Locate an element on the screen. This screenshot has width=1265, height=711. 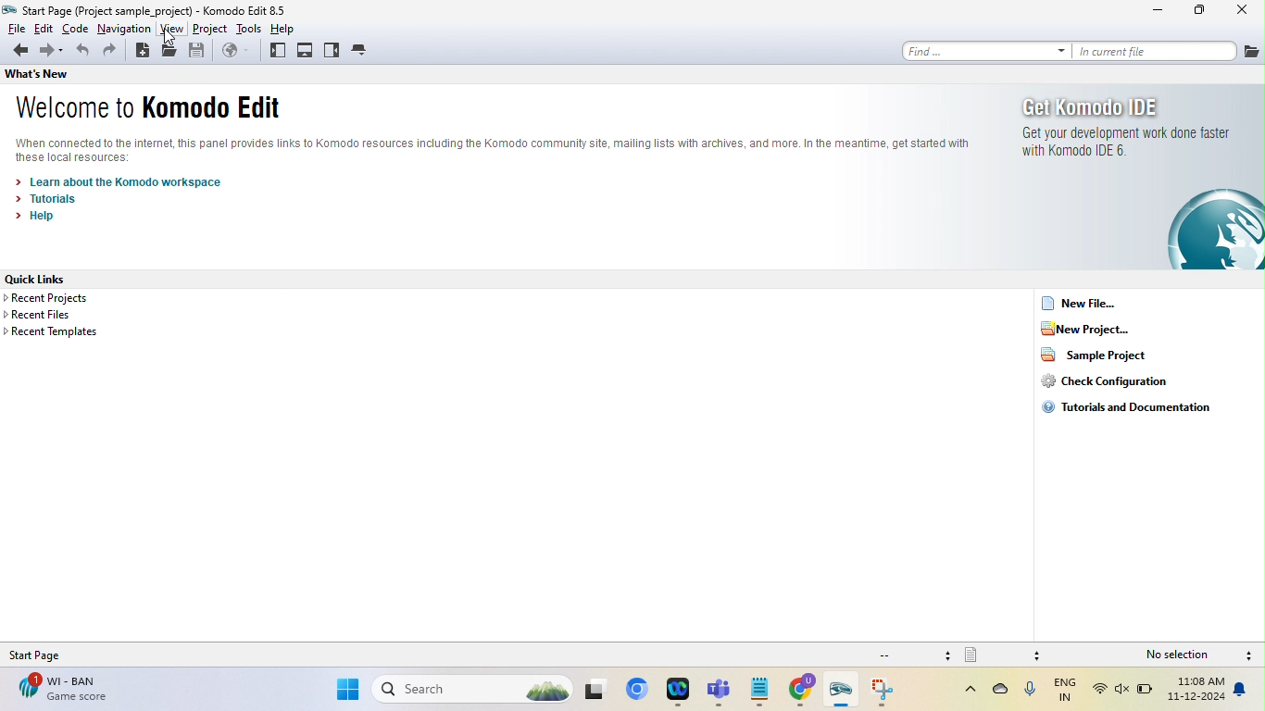
file type is located at coordinates (1005, 655).